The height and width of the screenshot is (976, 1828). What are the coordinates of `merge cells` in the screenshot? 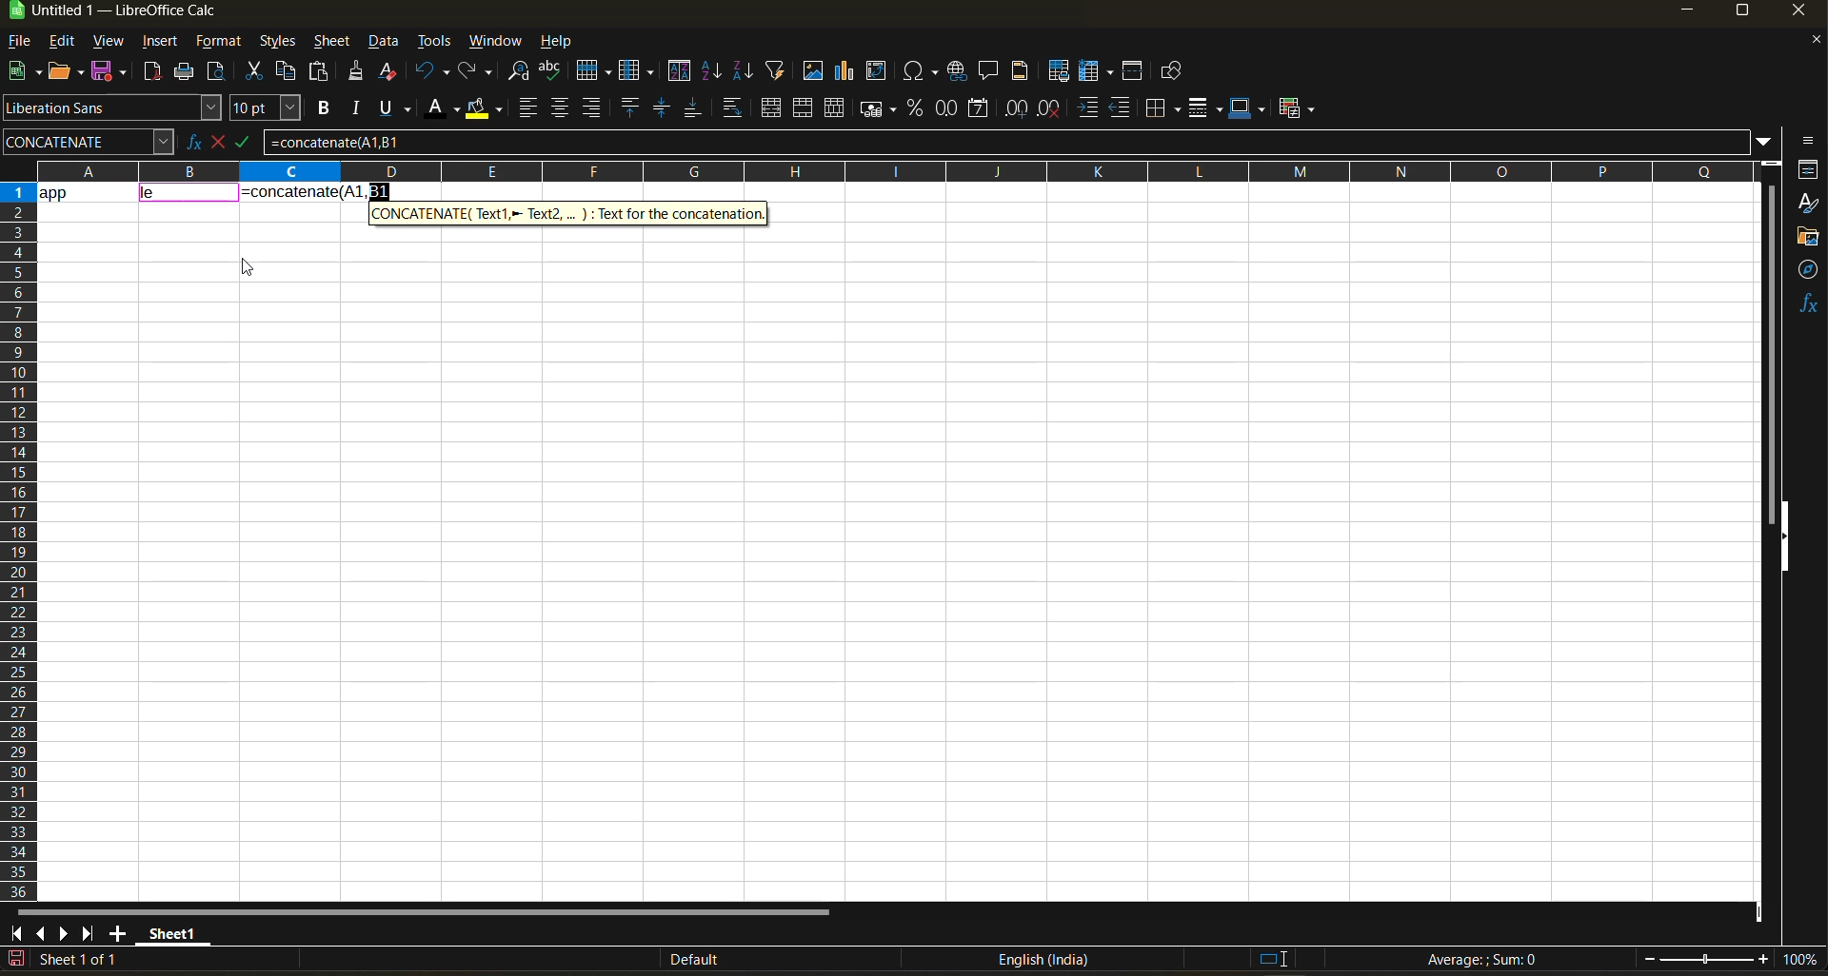 It's located at (805, 111).